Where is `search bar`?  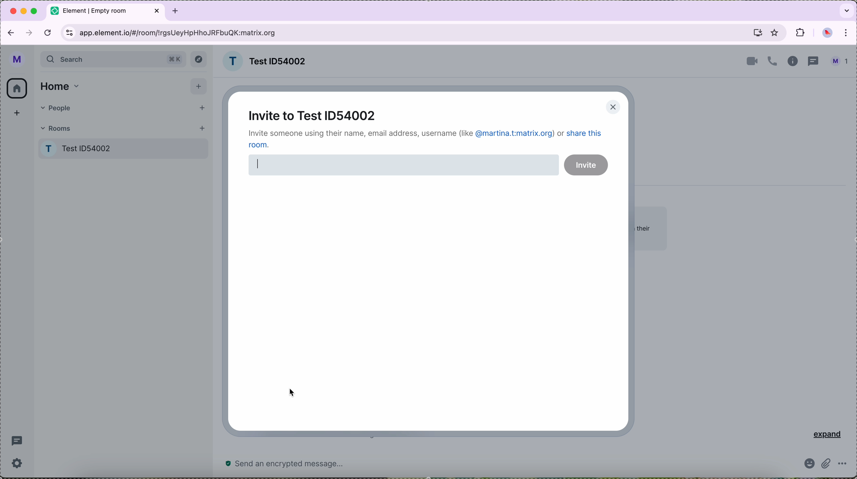 search bar is located at coordinates (113, 60).